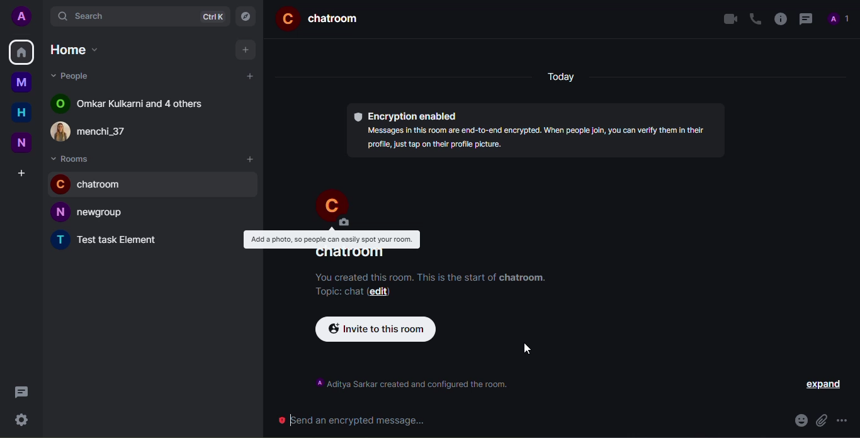  I want to click on people, so click(76, 76).